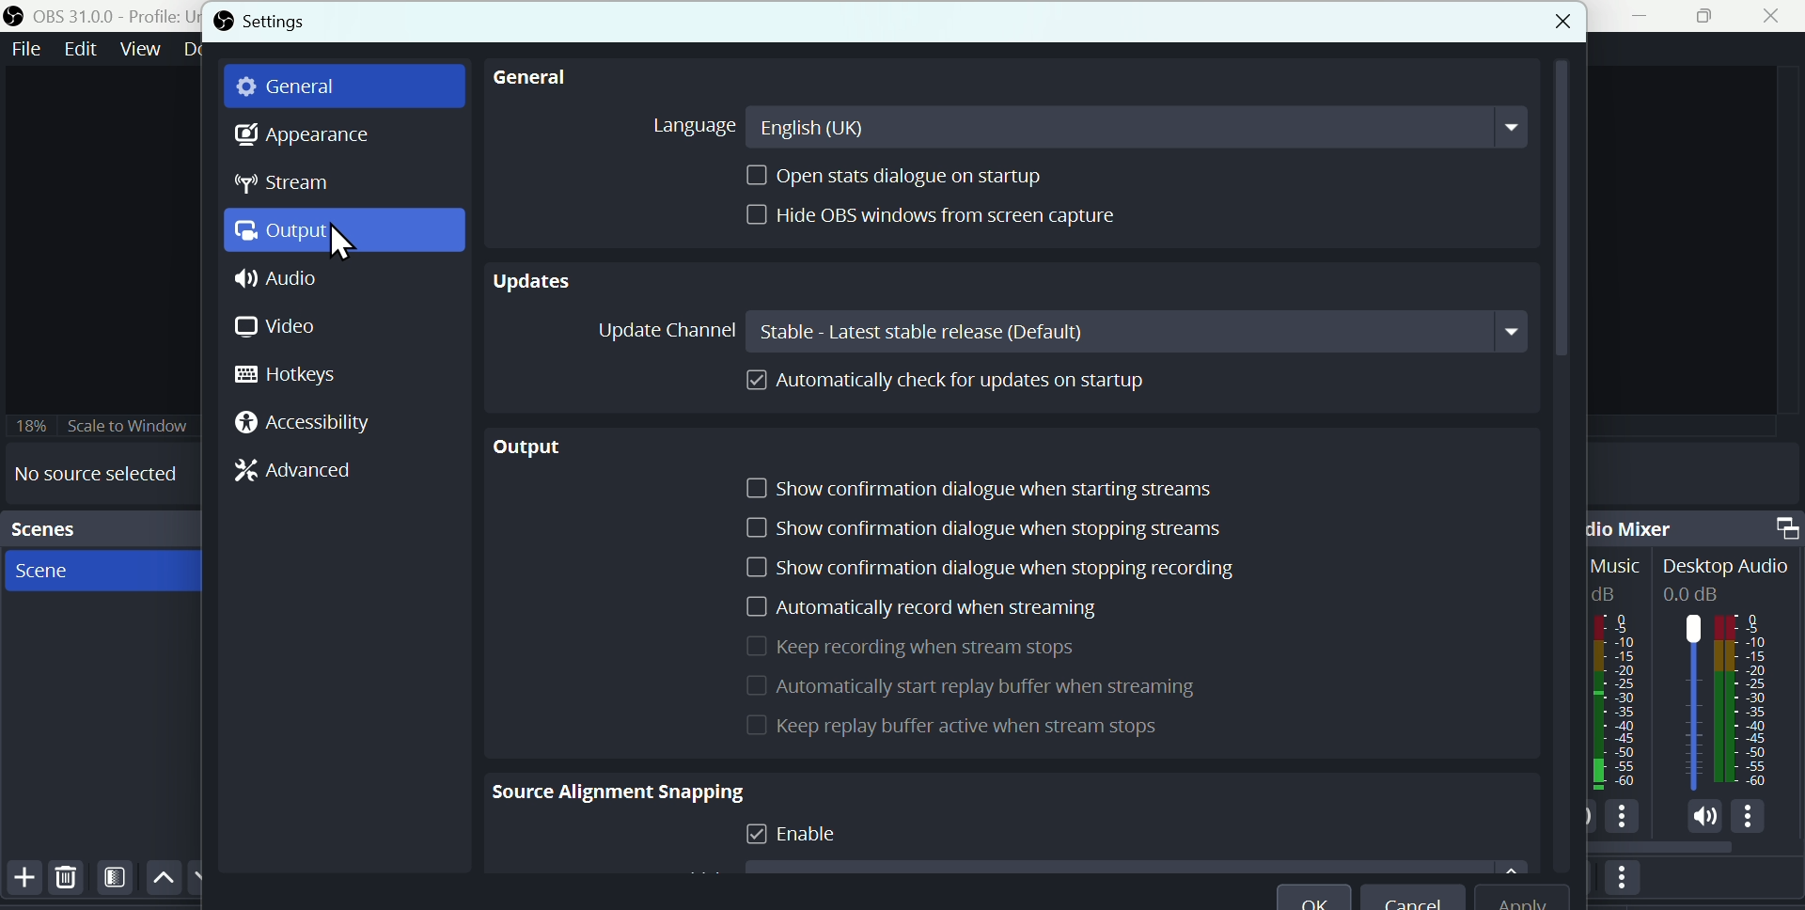 The image size is (1805, 910). What do you see at coordinates (291, 376) in the screenshot?
I see `hotkeys` at bounding box center [291, 376].